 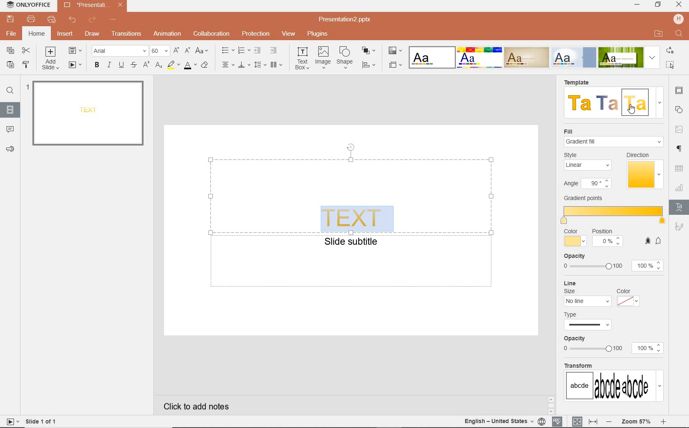 What do you see at coordinates (32, 19) in the screenshot?
I see `PRINT` at bounding box center [32, 19].